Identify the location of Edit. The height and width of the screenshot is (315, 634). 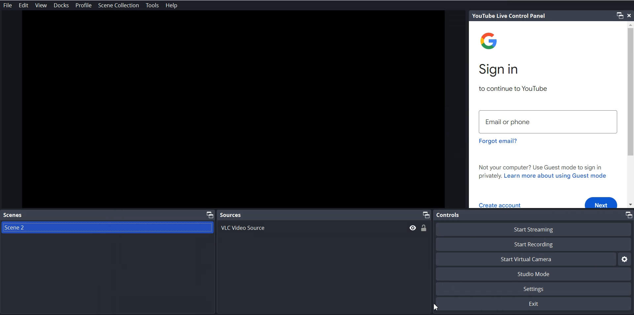
(24, 5).